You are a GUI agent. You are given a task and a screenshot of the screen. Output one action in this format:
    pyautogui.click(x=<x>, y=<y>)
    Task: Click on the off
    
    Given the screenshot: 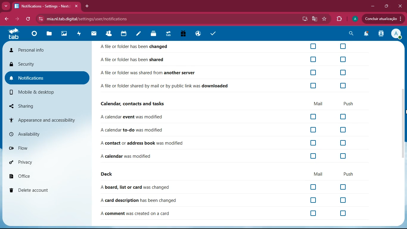 What is the action you would take?
    pyautogui.click(x=344, y=130)
    